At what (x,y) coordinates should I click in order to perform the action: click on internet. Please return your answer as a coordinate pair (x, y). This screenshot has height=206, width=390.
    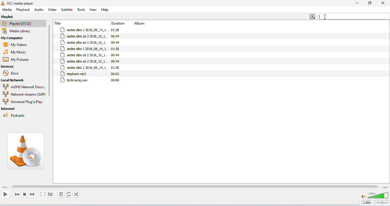
    Looking at the image, I should click on (9, 109).